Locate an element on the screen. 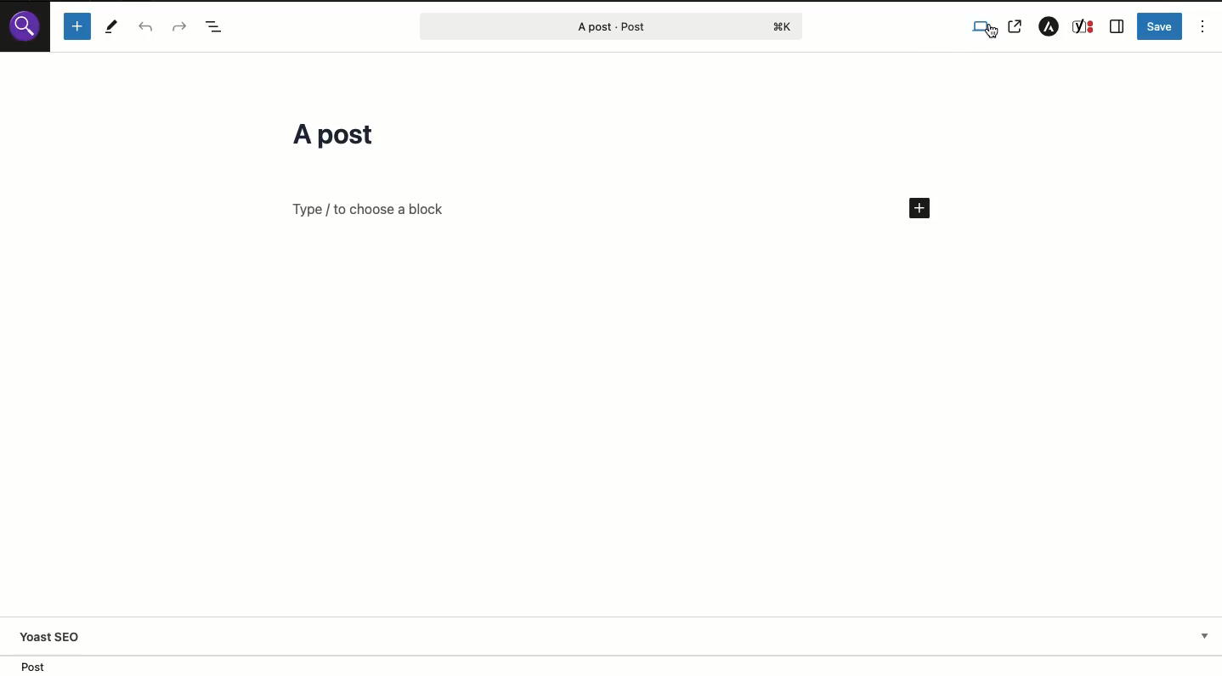 This screenshot has width=1222, height=676. View post is located at coordinates (1018, 26).